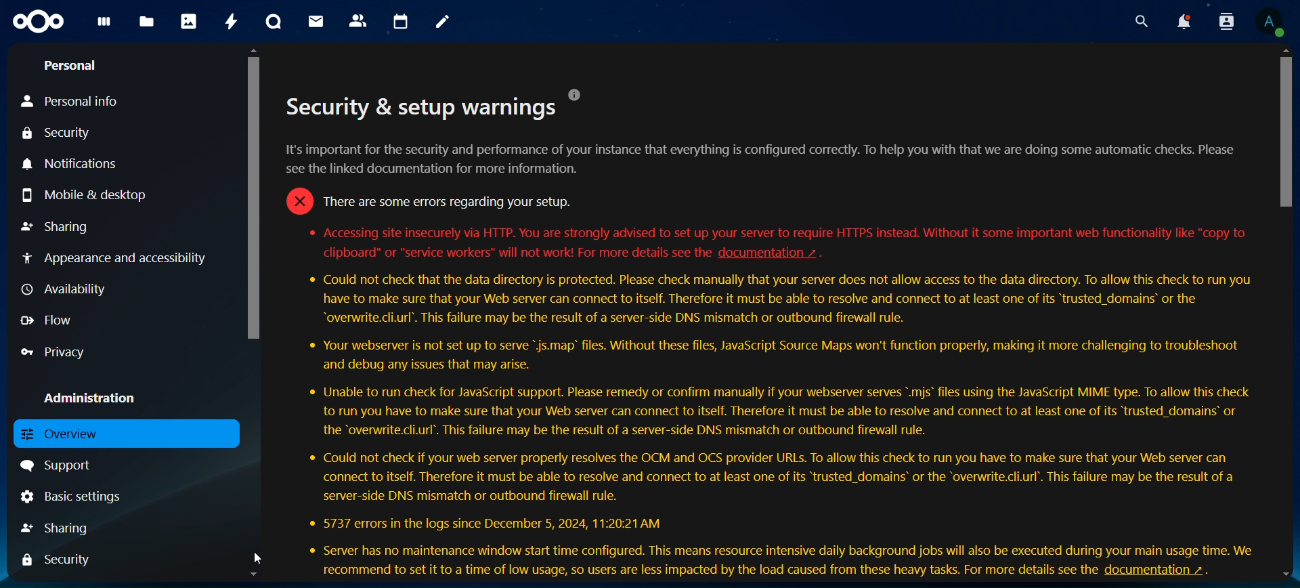 This screenshot has width=1300, height=588. I want to click on security, so click(61, 560).